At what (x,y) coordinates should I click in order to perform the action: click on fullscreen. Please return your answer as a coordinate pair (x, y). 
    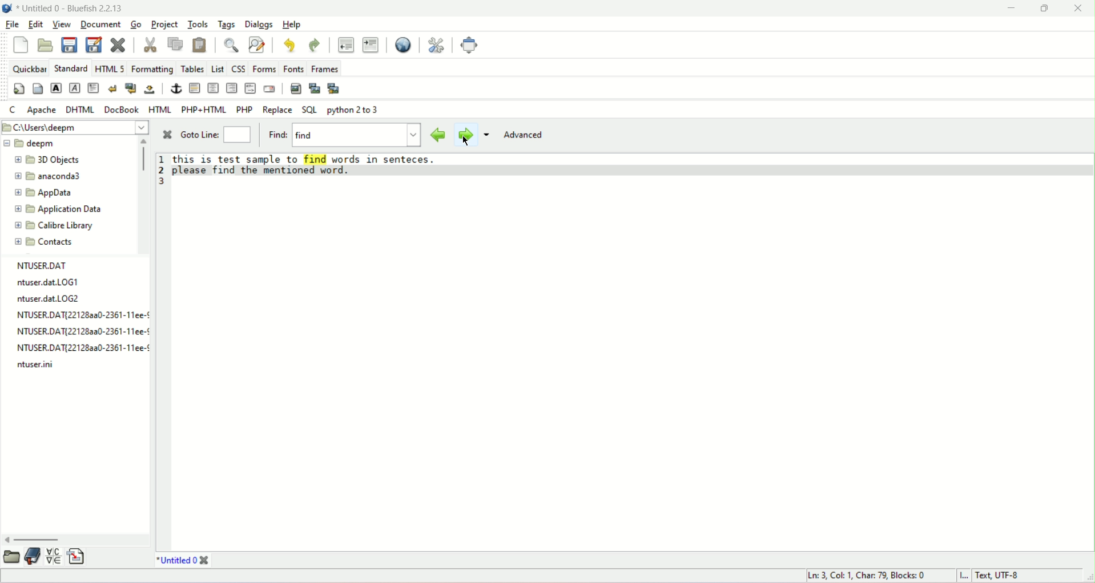
    Looking at the image, I should click on (474, 45).